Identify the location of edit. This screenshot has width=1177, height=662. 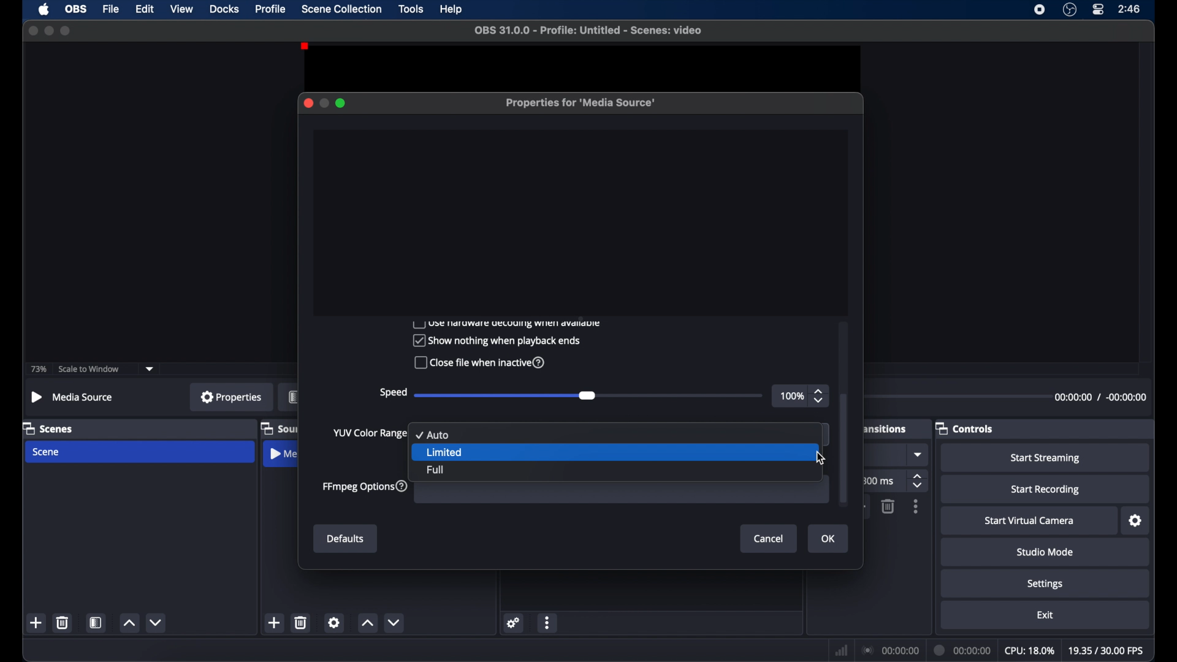
(145, 9).